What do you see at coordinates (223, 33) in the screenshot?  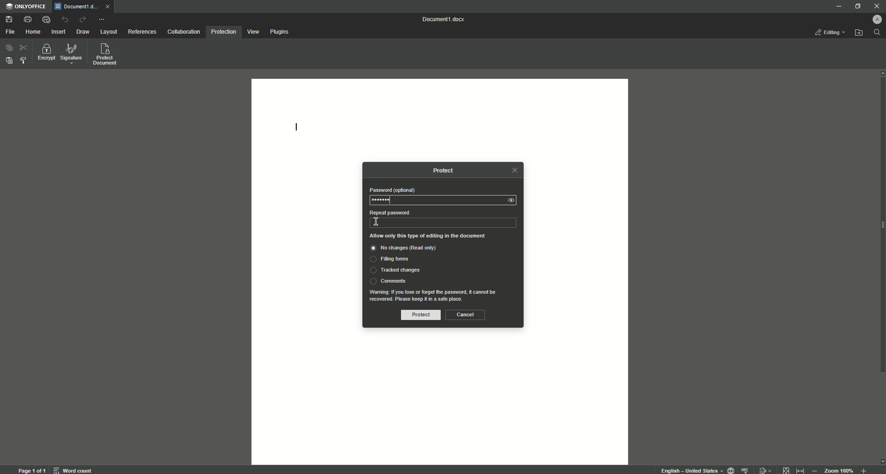 I see `Protection` at bounding box center [223, 33].